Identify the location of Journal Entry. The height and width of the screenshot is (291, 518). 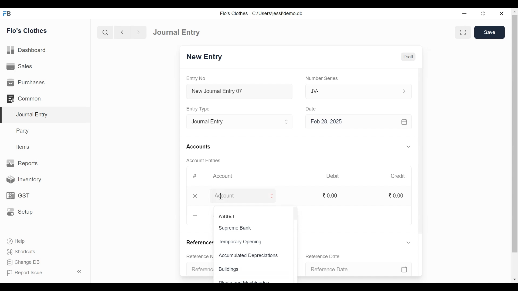
(179, 32).